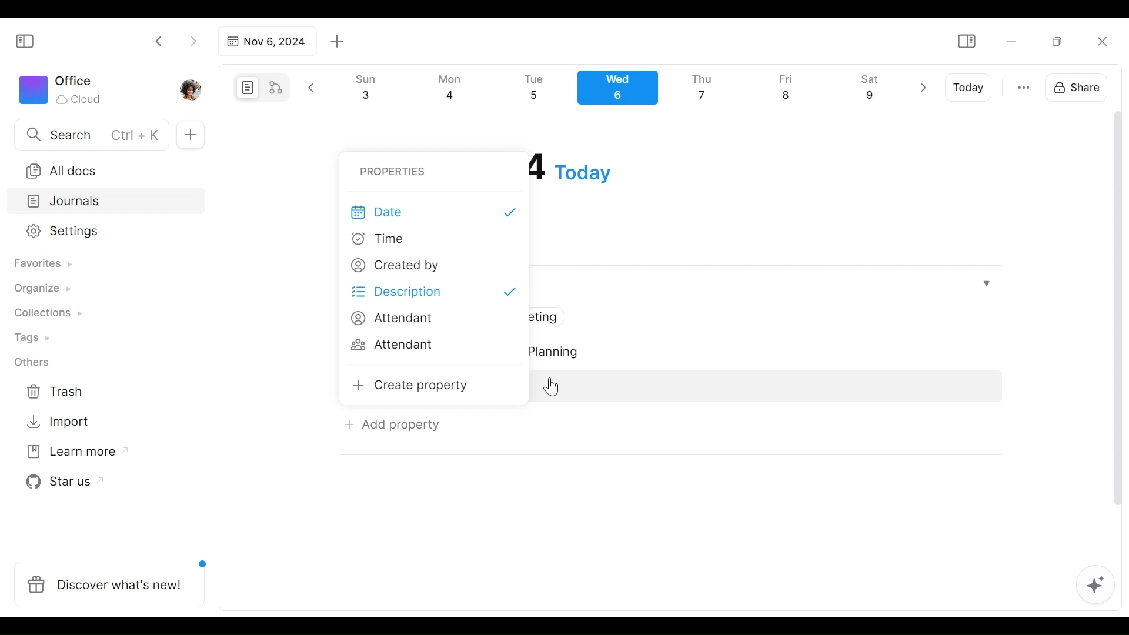 The width and height of the screenshot is (1129, 635). What do you see at coordinates (159, 40) in the screenshot?
I see `Click to go back` at bounding box center [159, 40].